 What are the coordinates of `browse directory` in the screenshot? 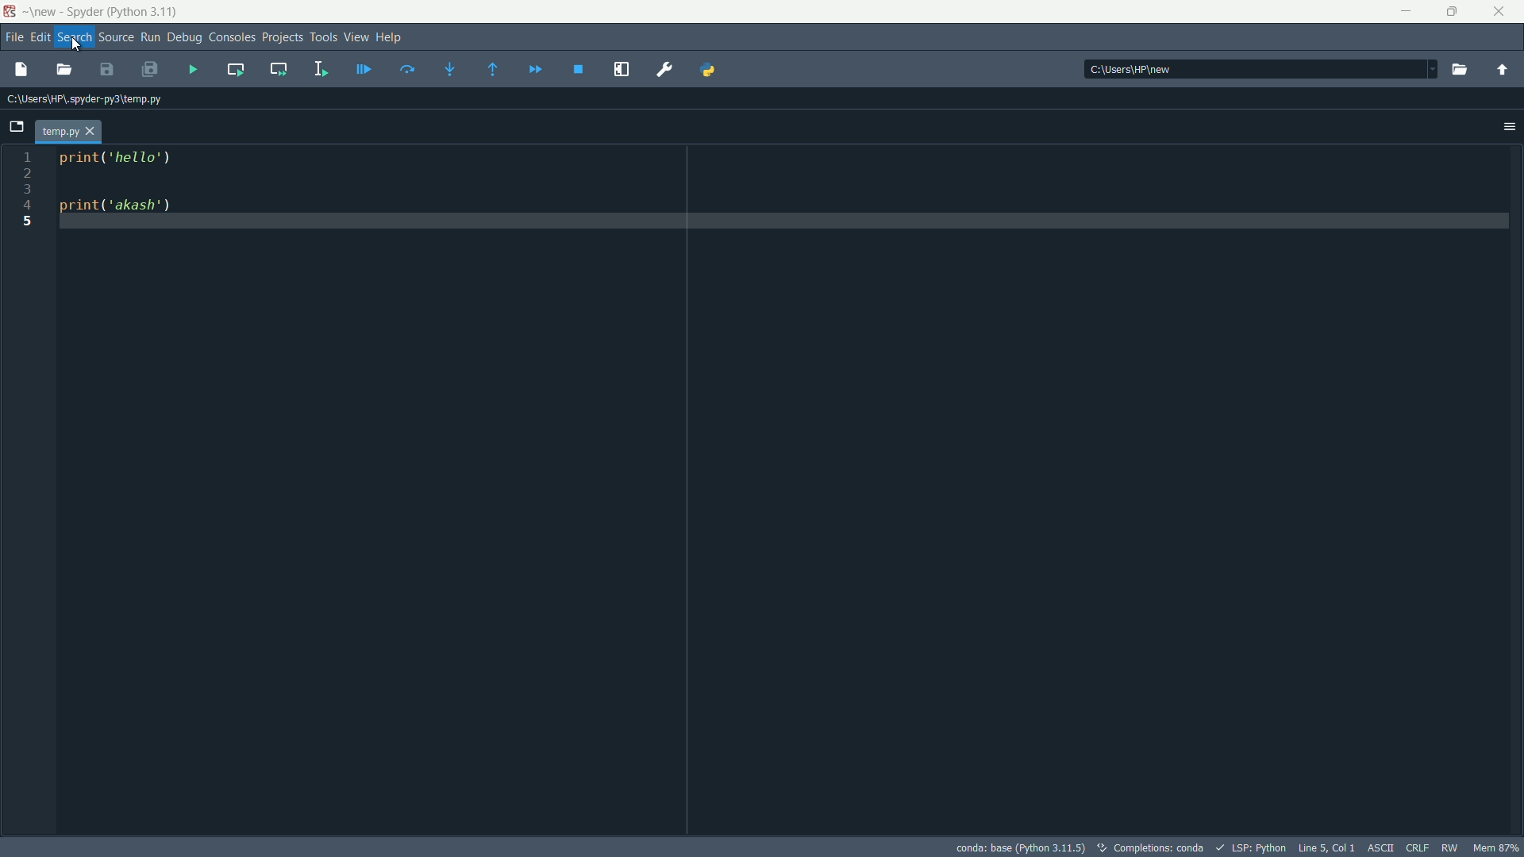 It's located at (1460, 71).